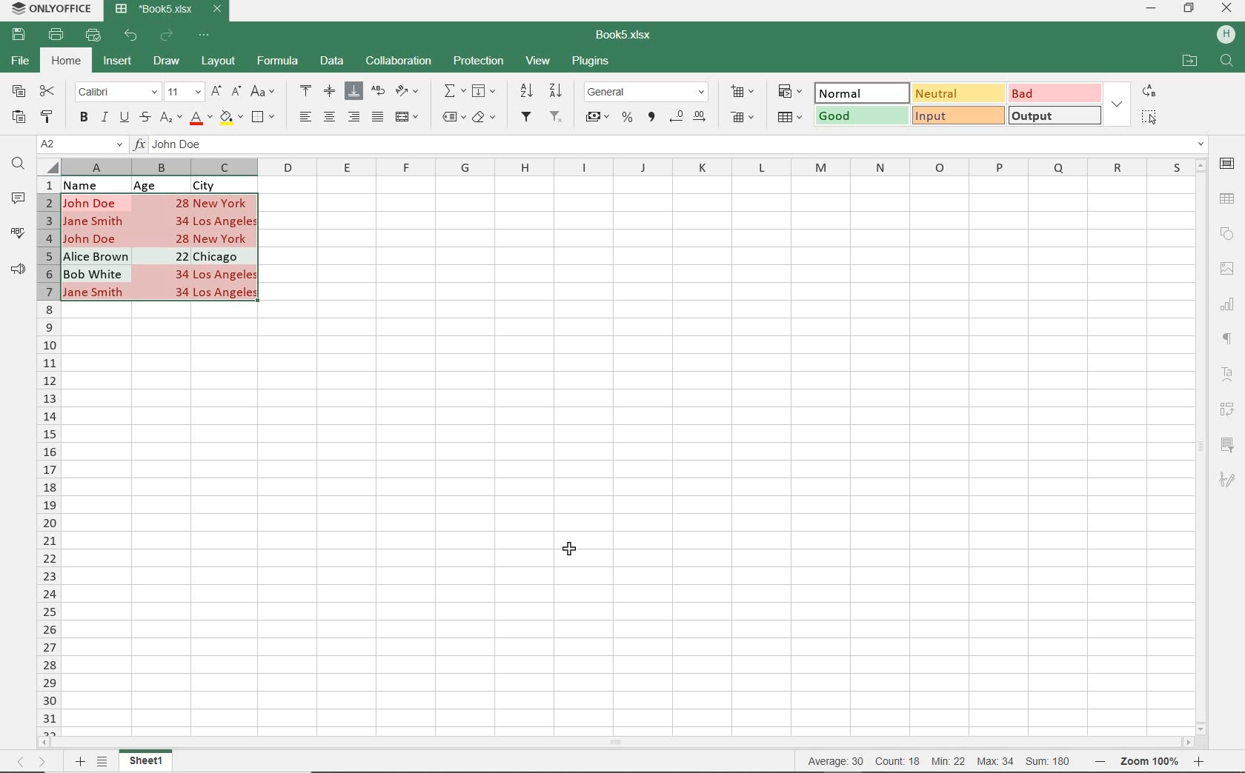  I want to click on count, so click(897, 761).